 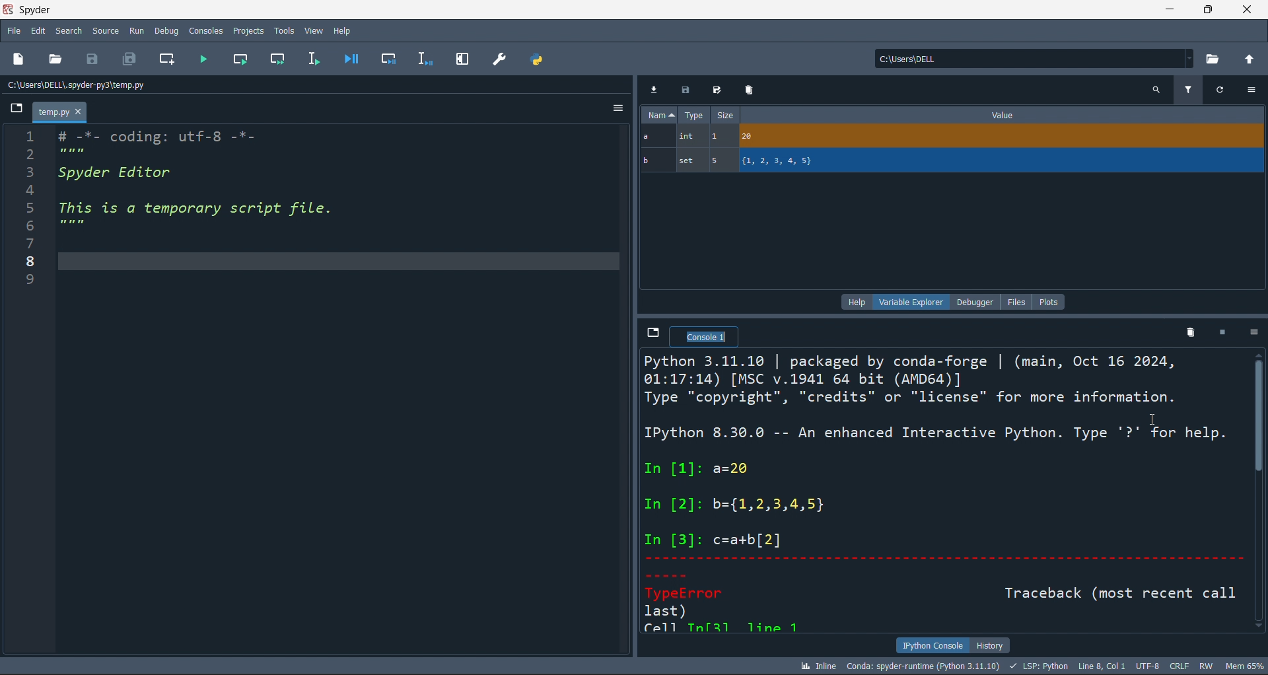 I want to click on PROJECTS, so click(x=248, y=30).